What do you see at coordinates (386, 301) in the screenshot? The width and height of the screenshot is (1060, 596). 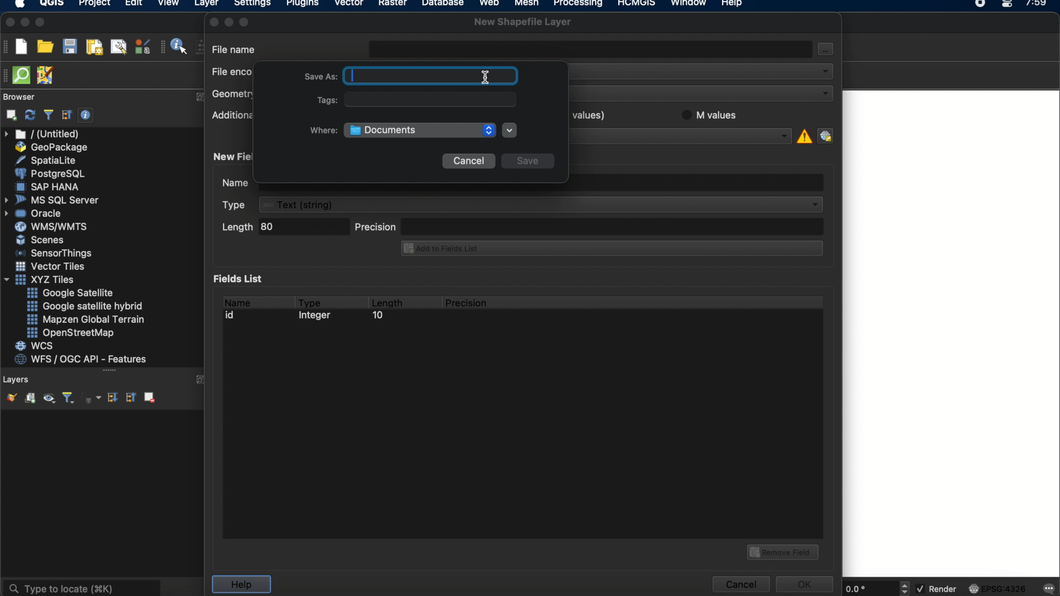 I see `length` at bounding box center [386, 301].